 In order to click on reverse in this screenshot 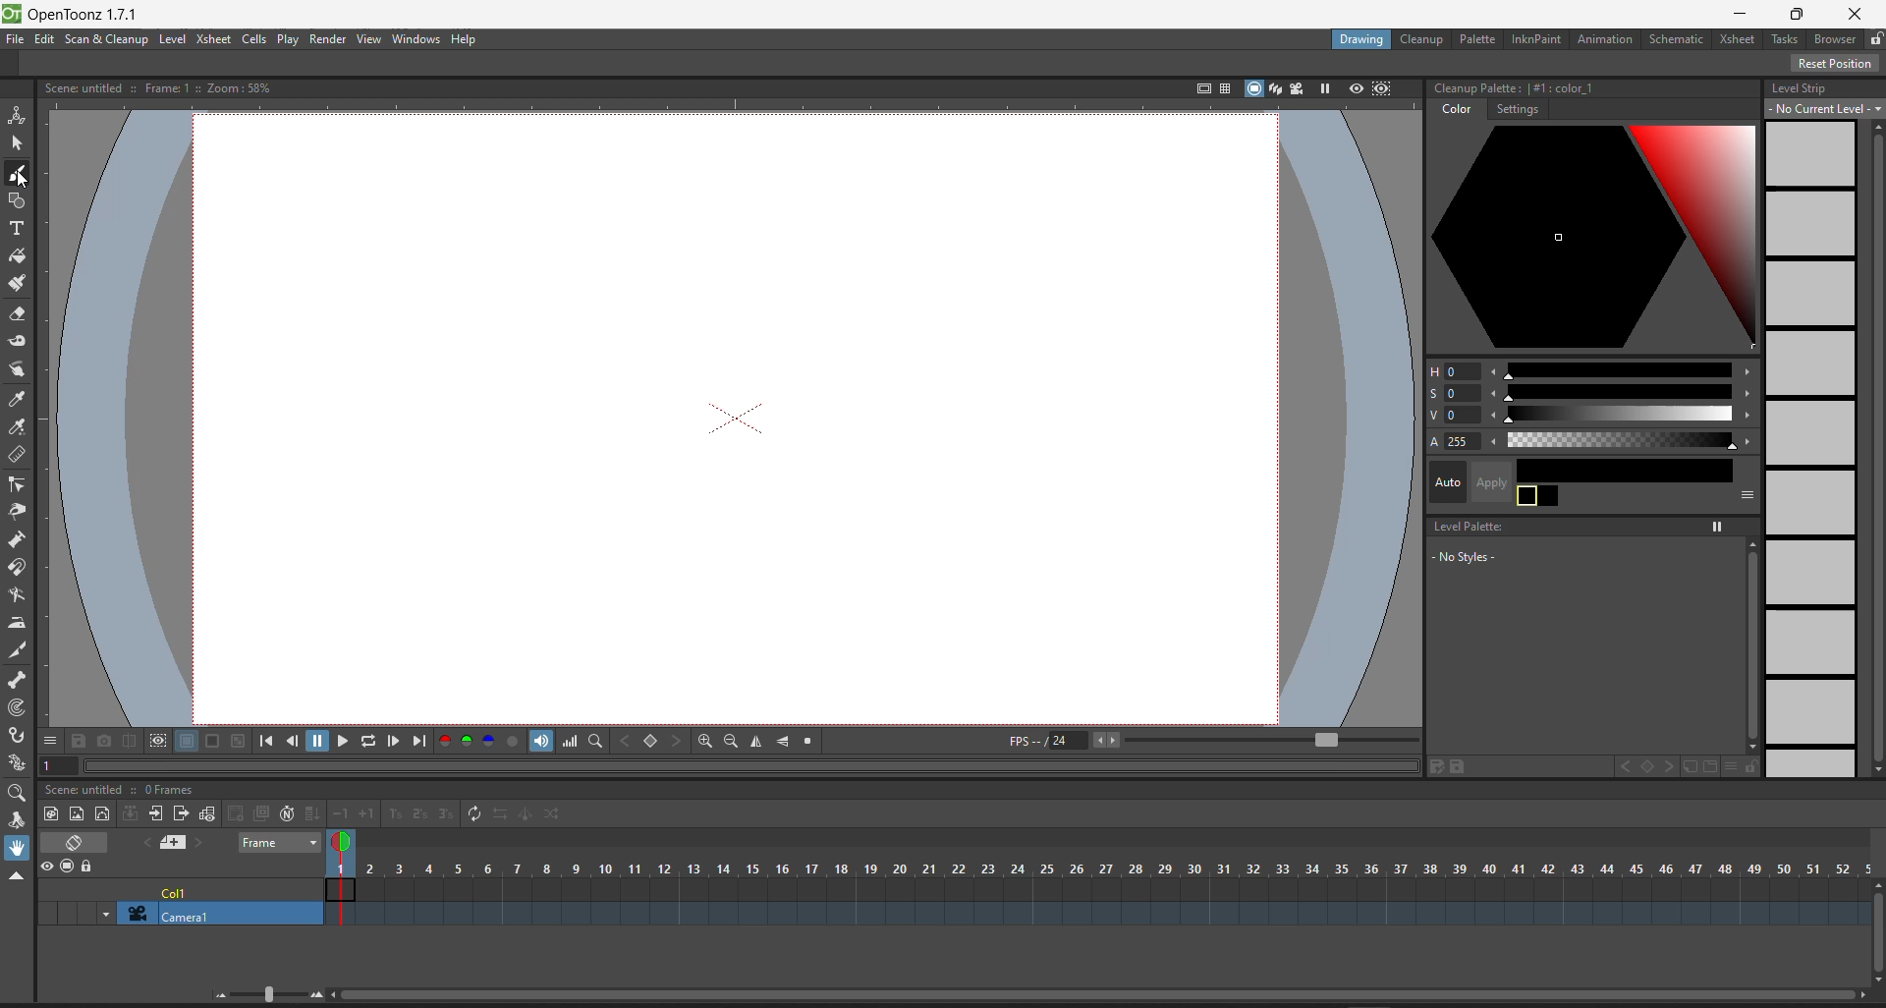, I will do `click(498, 816)`.